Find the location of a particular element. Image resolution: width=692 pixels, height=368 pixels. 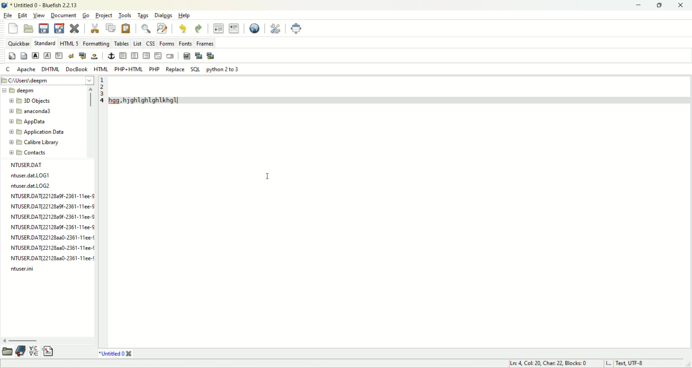

folder name is located at coordinates (34, 112).